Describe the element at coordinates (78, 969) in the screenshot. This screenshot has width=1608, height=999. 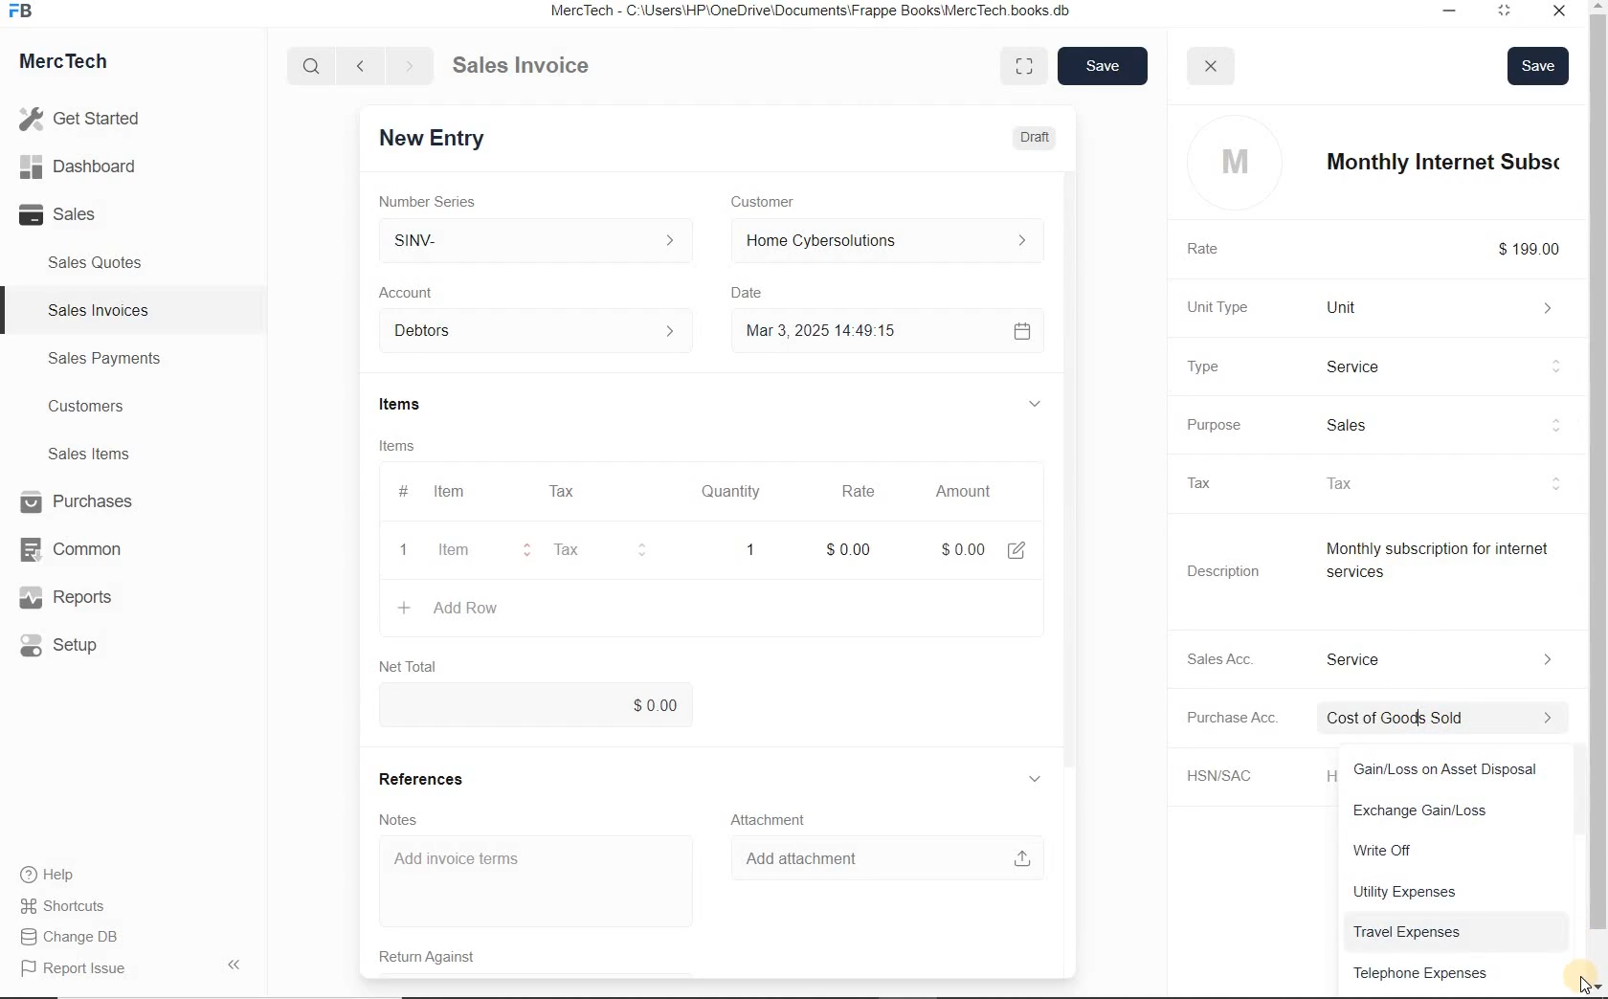
I see `Report Issue` at that location.